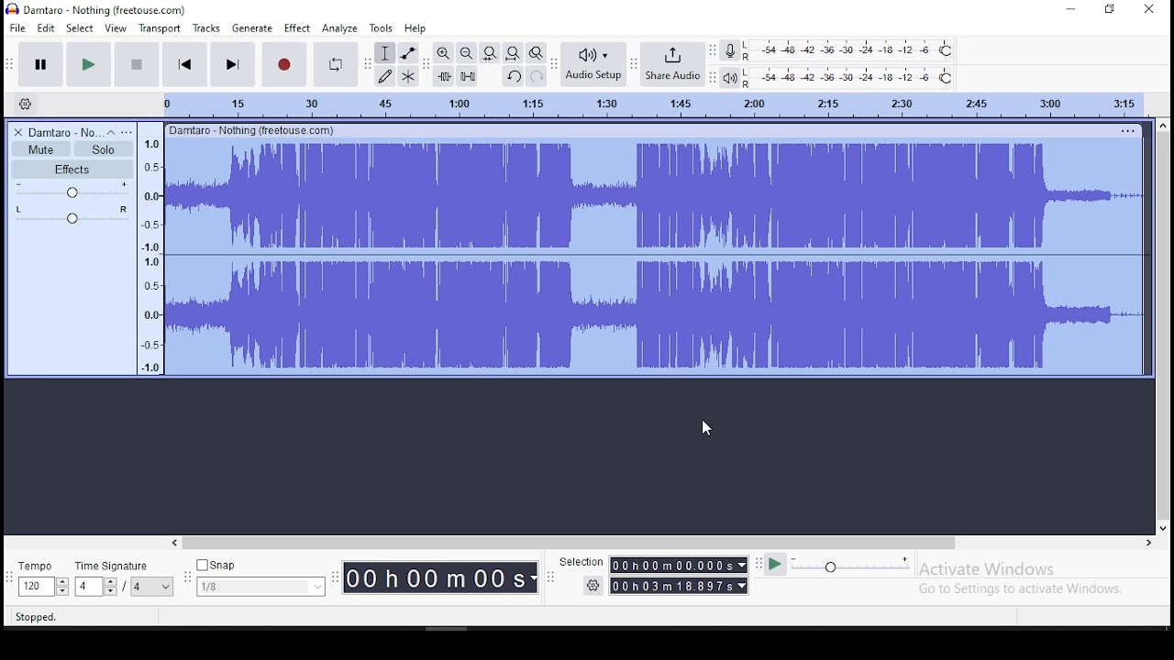 Image resolution: width=1174 pixels, height=660 pixels. Describe the element at coordinates (653, 257) in the screenshot. I see `audio clip` at that location.